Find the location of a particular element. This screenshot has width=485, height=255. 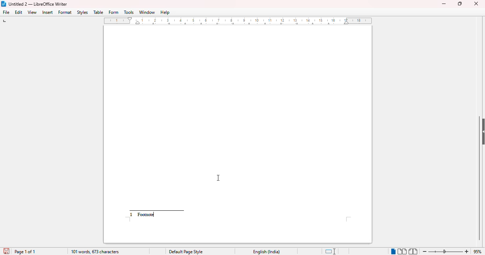

close is located at coordinates (477, 3).